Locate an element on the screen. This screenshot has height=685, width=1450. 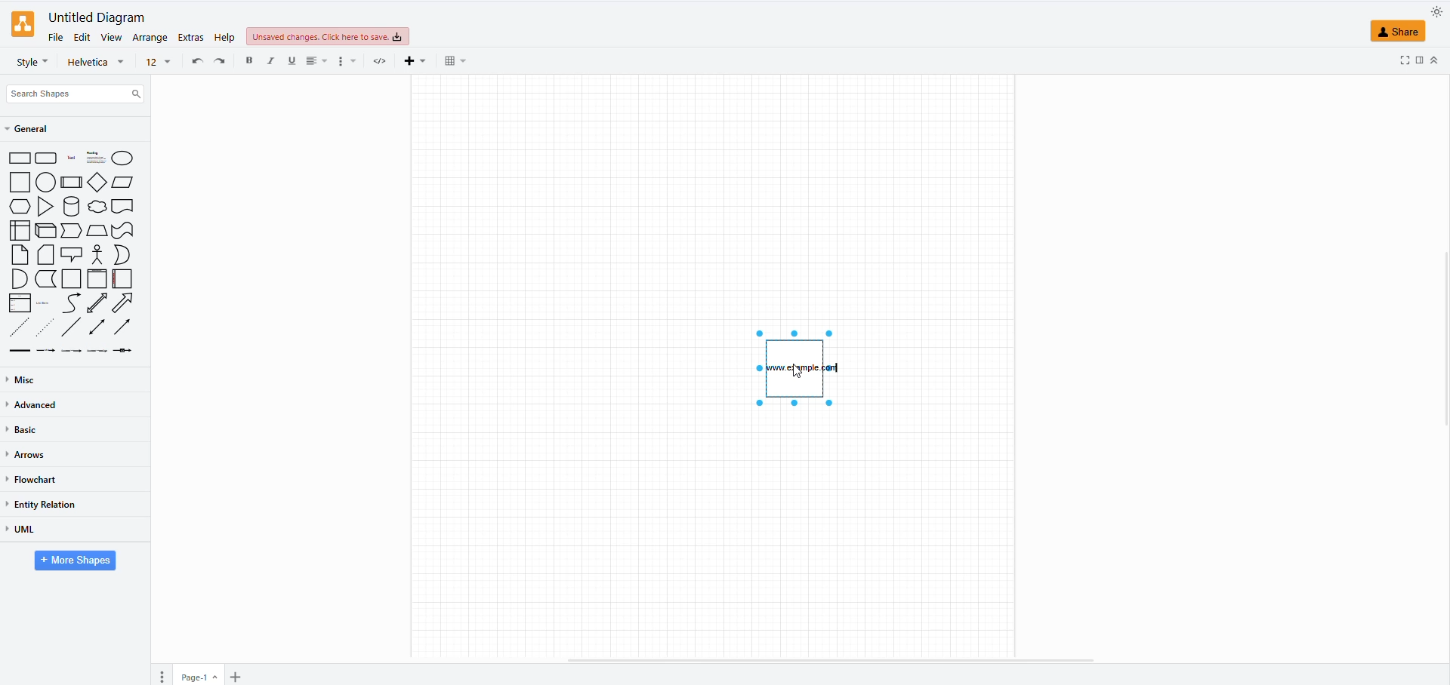
heading is located at coordinates (94, 158).